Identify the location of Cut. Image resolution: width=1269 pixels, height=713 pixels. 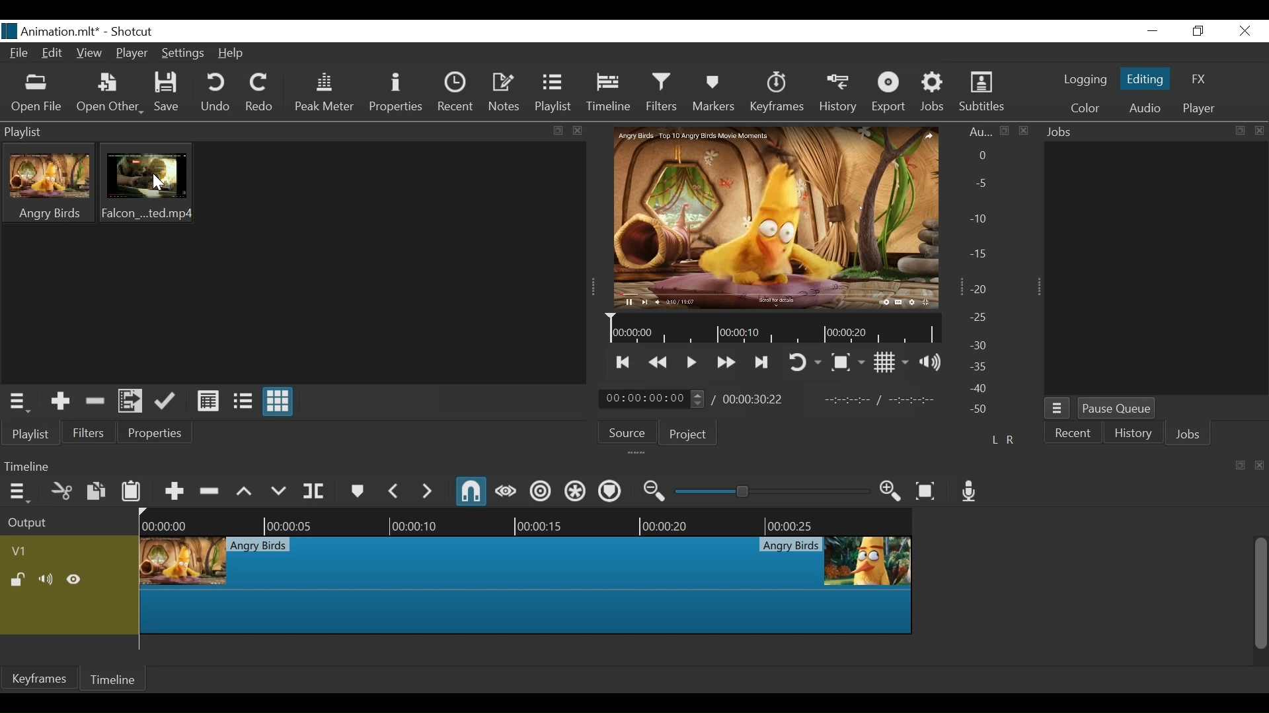
(62, 490).